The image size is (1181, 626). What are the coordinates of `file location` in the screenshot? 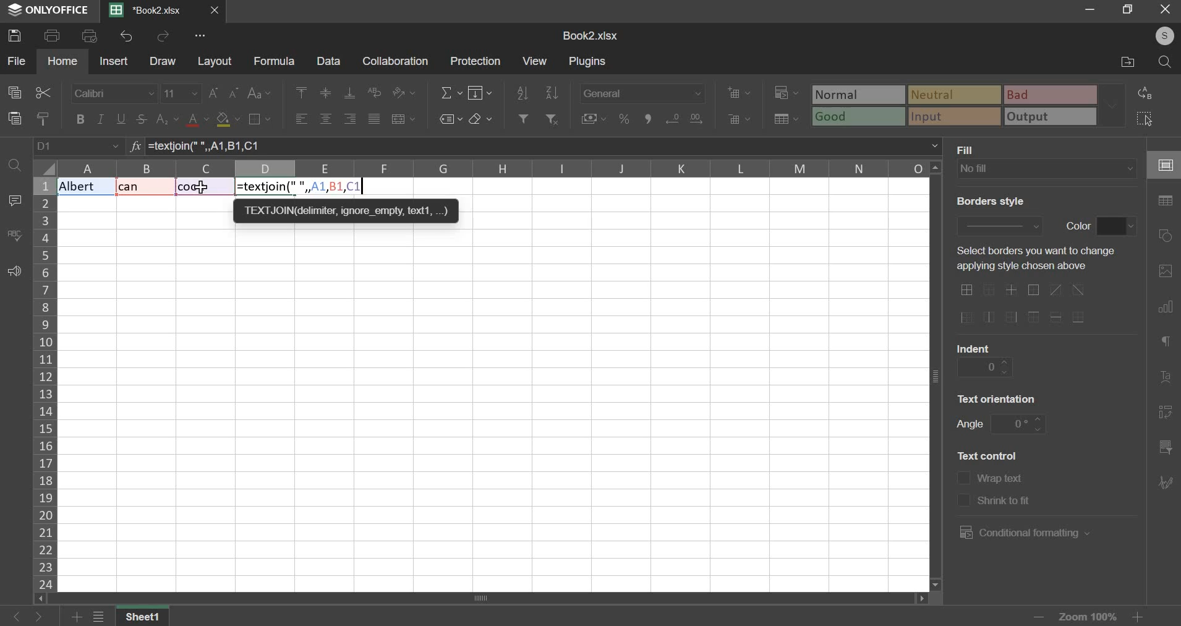 It's located at (1126, 63).